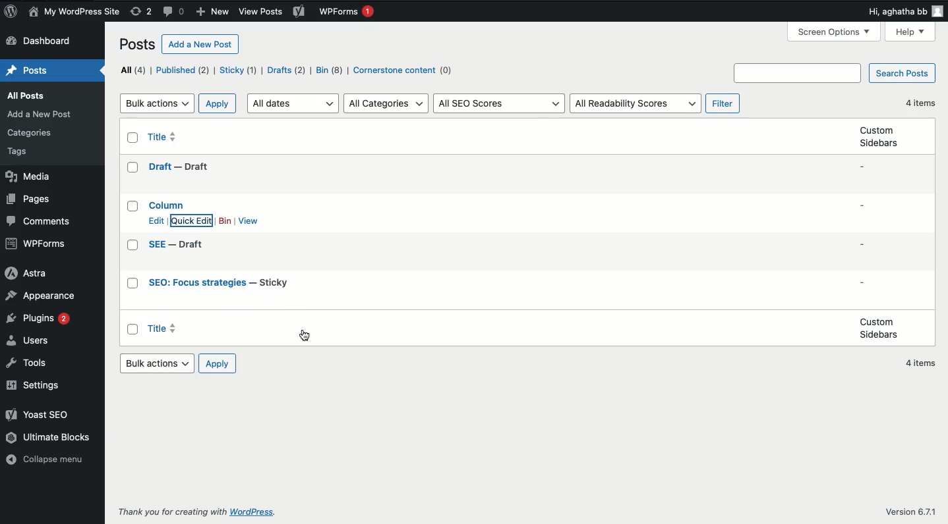  Describe the element at coordinates (249, 221) in the screenshot. I see `View` at that location.